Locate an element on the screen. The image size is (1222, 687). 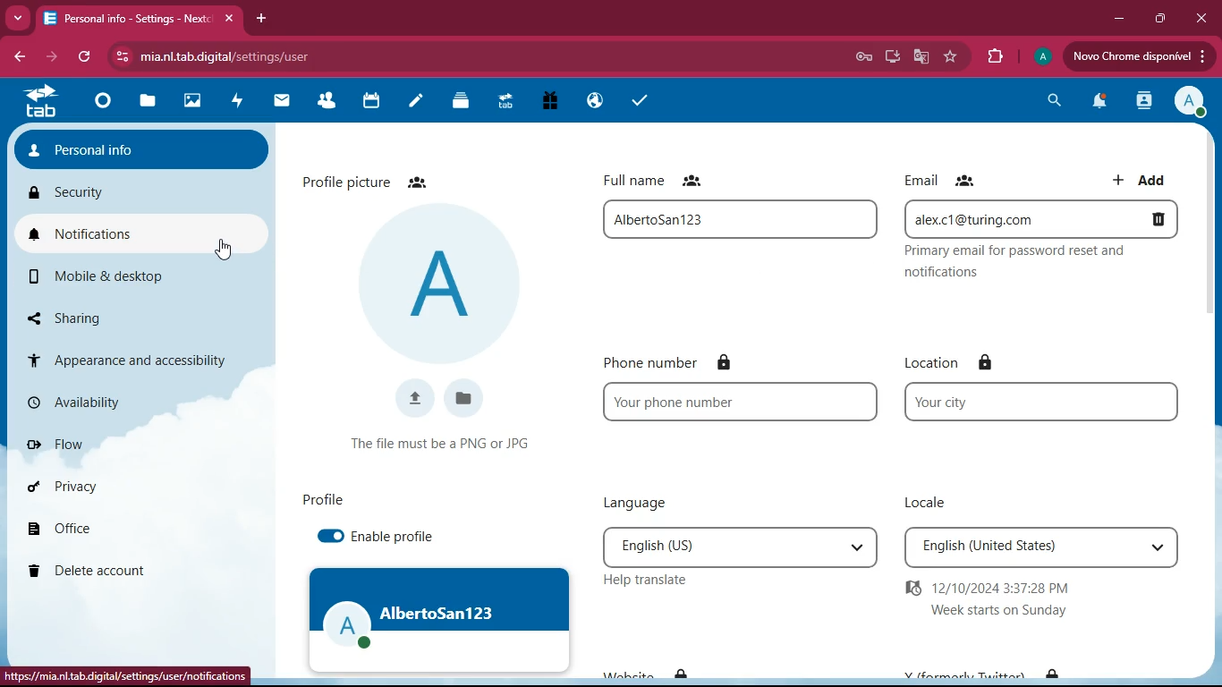
profile picture is located at coordinates (377, 181).